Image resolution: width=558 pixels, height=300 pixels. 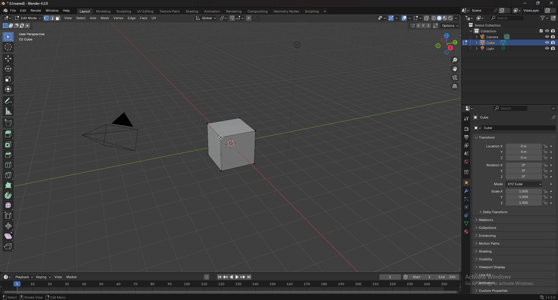 What do you see at coordinates (56, 297) in the screenshot?
I see `call menu` at bounding box center [56, 297].